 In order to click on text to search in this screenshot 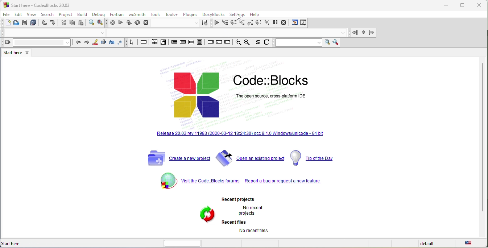, I will do `click(300, 42)`.